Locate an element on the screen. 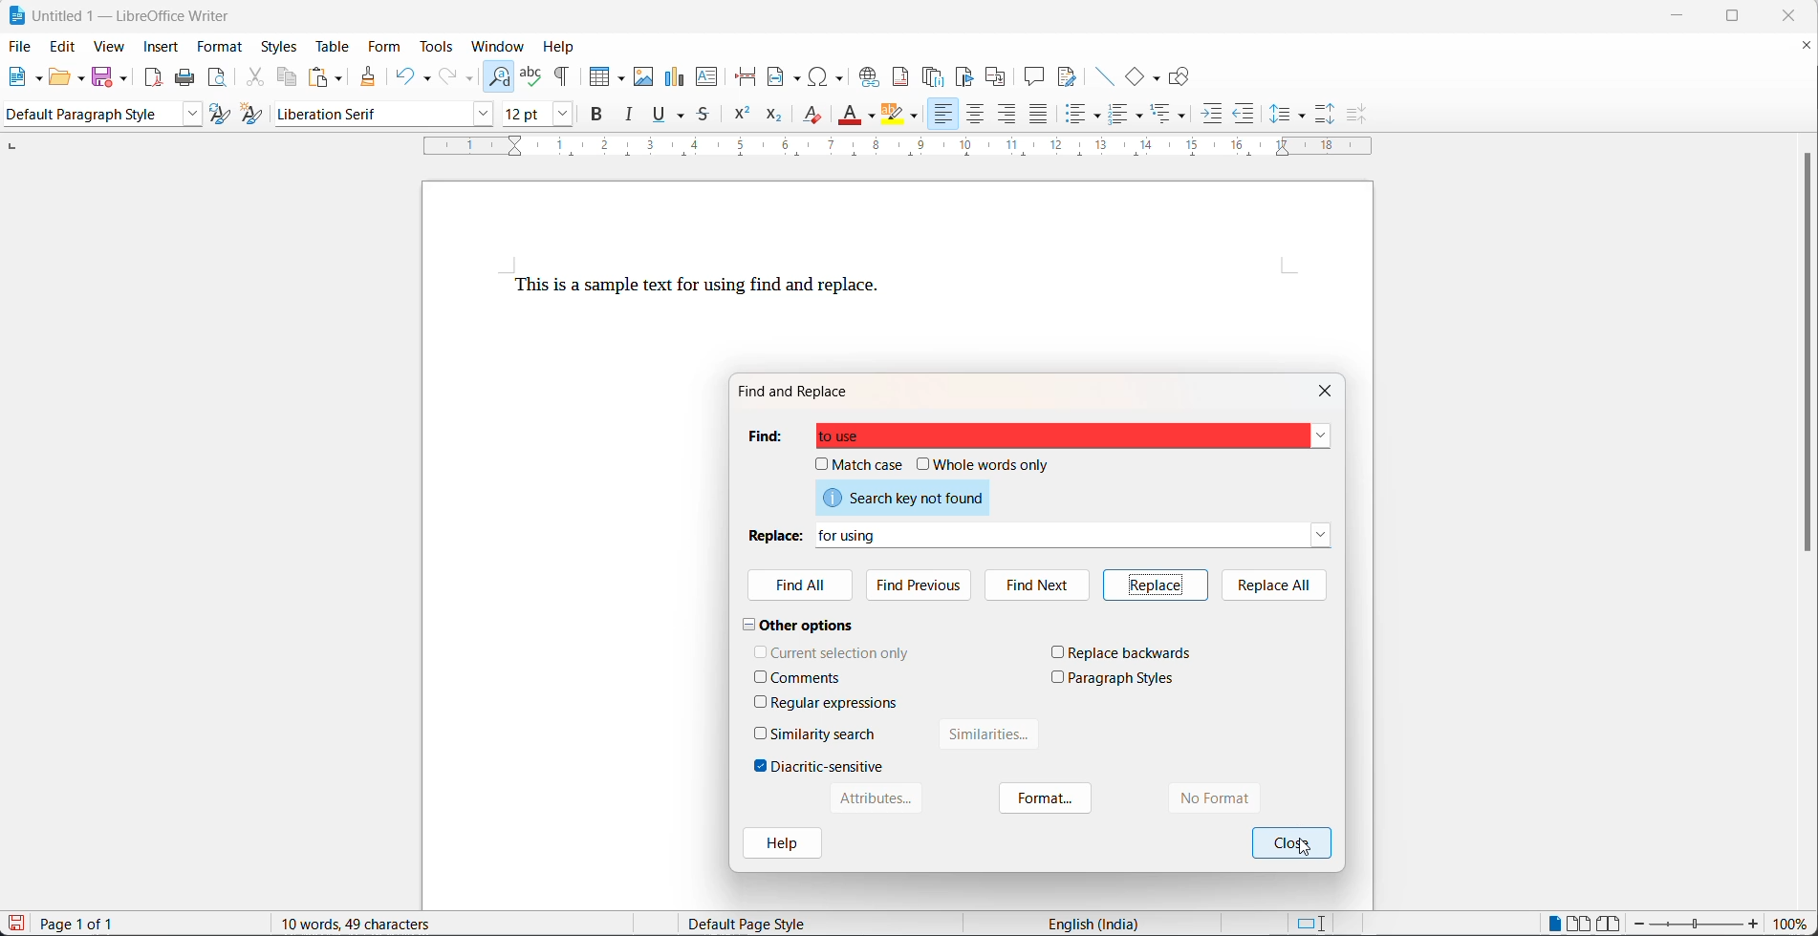 This screenshot has height=936, width=1818. close document is located at coordinates (1807, 49).